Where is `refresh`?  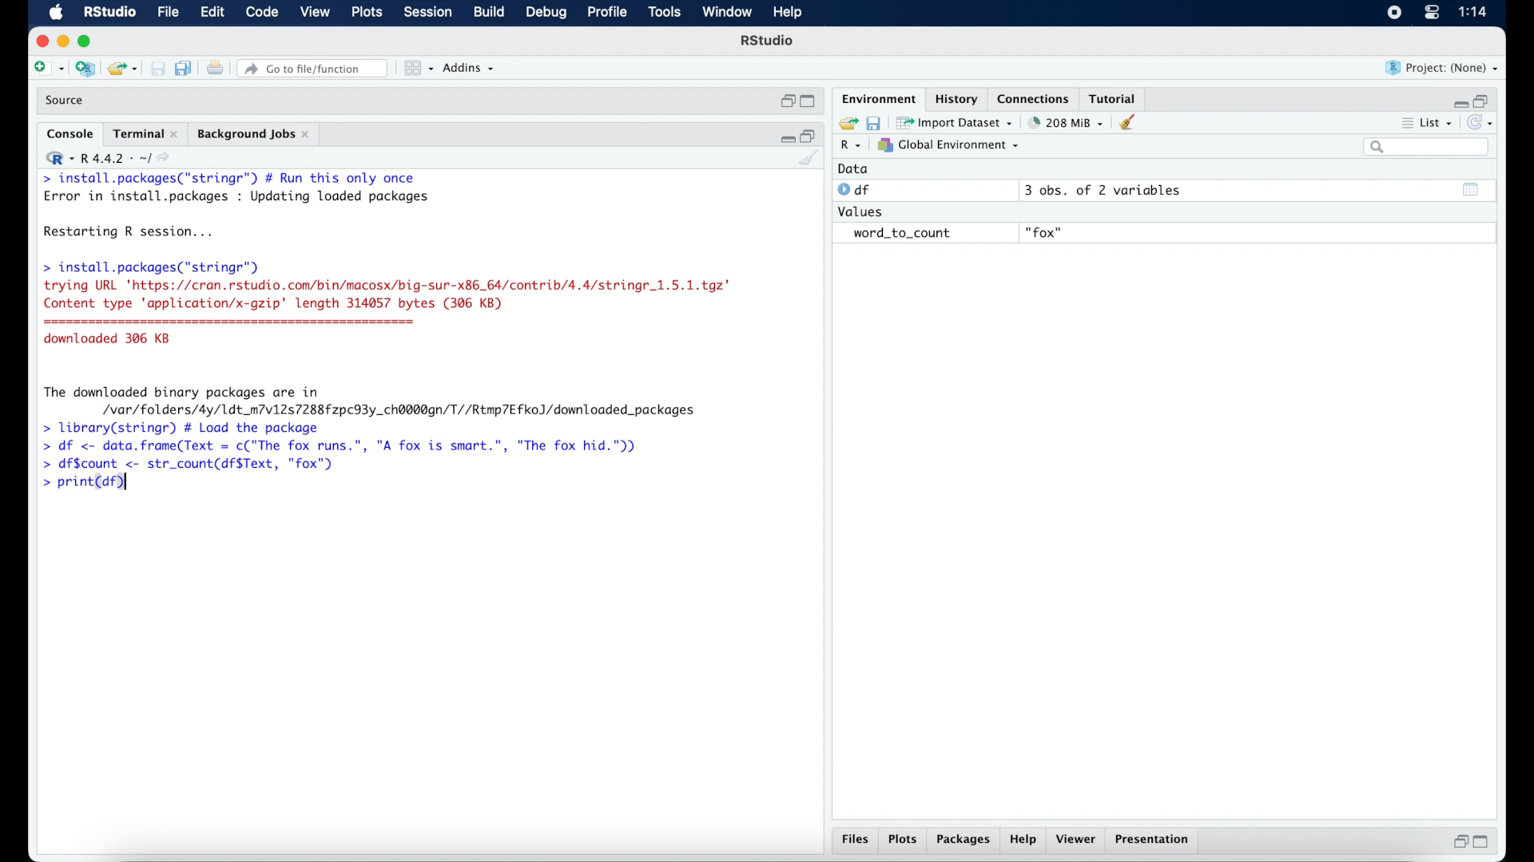
refresh is located at coordinates (1482, 123).